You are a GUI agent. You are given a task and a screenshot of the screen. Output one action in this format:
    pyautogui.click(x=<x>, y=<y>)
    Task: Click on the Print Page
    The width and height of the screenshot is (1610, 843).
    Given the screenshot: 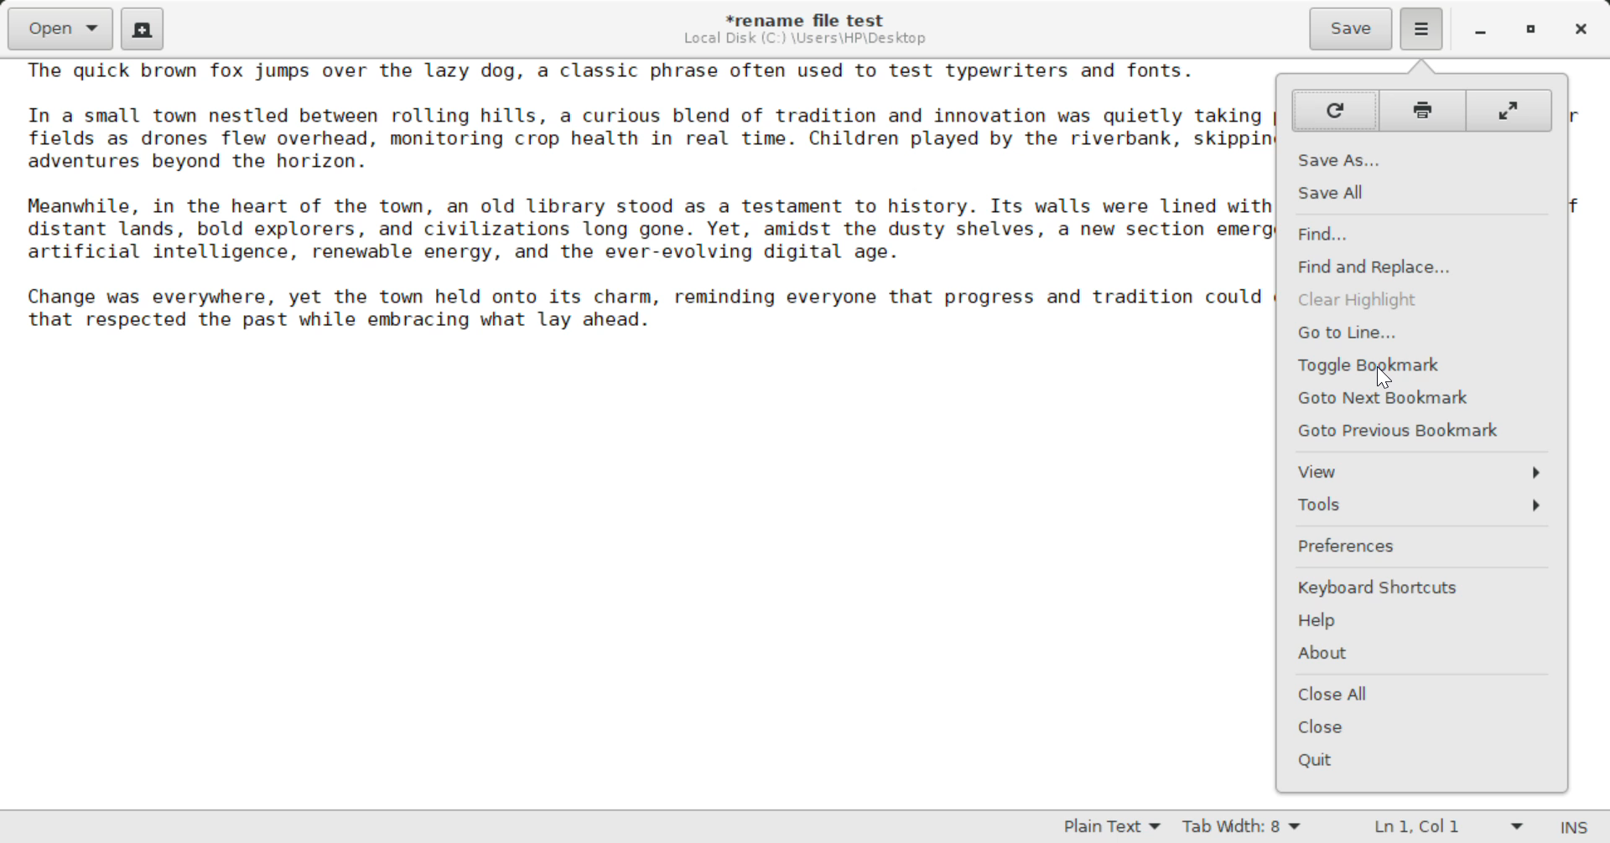 What is the action you would take?
    pyautogui.click(x=1427, y=110)
    